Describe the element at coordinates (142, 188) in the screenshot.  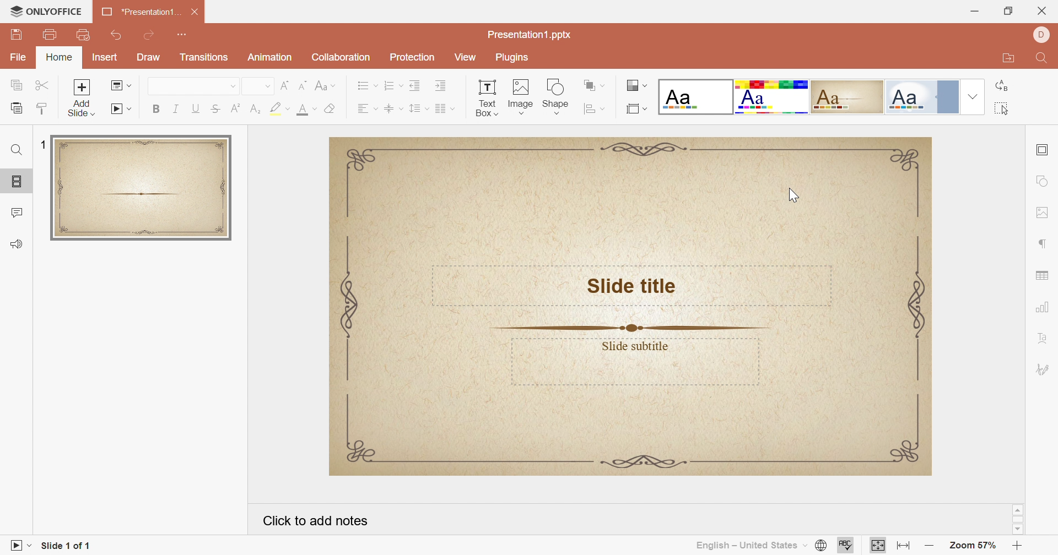
I see `Slide 1` at that location.